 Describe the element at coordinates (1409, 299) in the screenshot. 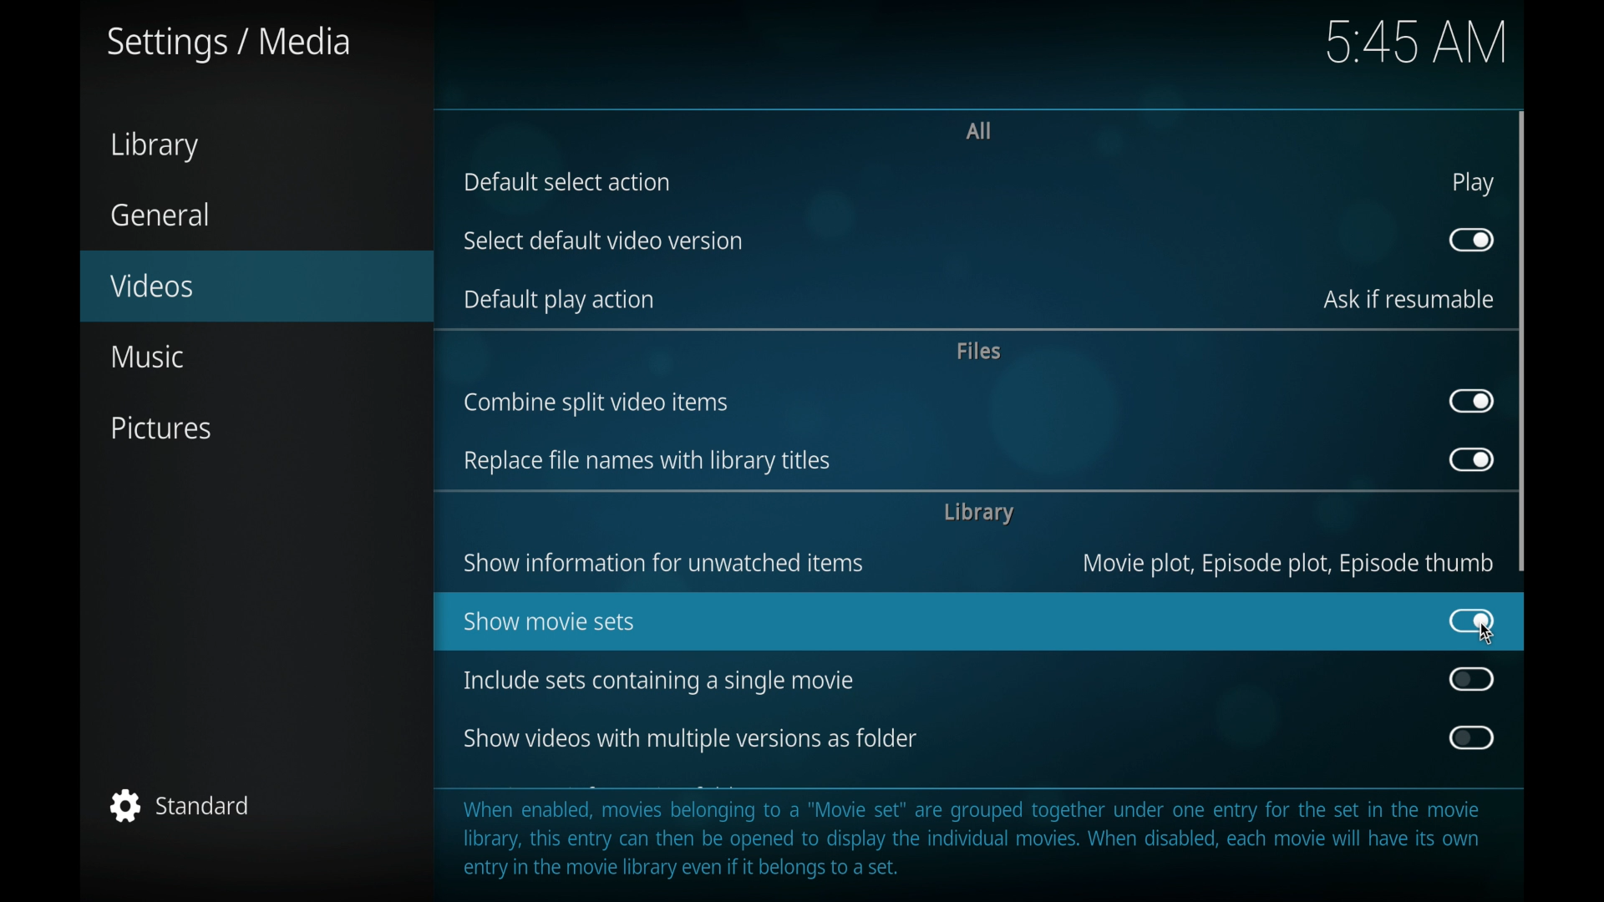

I see `ask if resumable` at that location.